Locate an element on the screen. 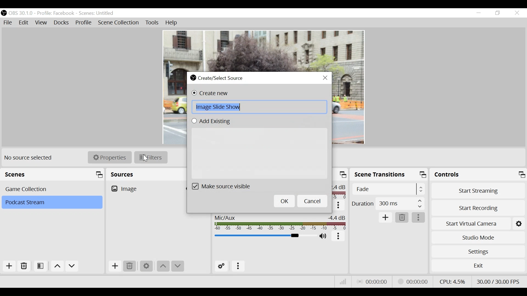 The width and height of the screenshot is (527, 296). File is located at coordinates (9, 23).